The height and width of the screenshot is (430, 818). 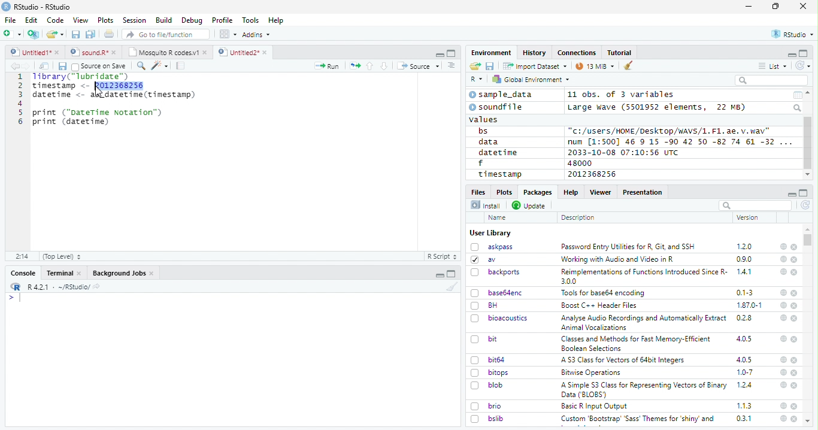 What do you see at coordinates (804, 65) in the screenshot?
I see `Refresh` at bounding box center [804, 65].